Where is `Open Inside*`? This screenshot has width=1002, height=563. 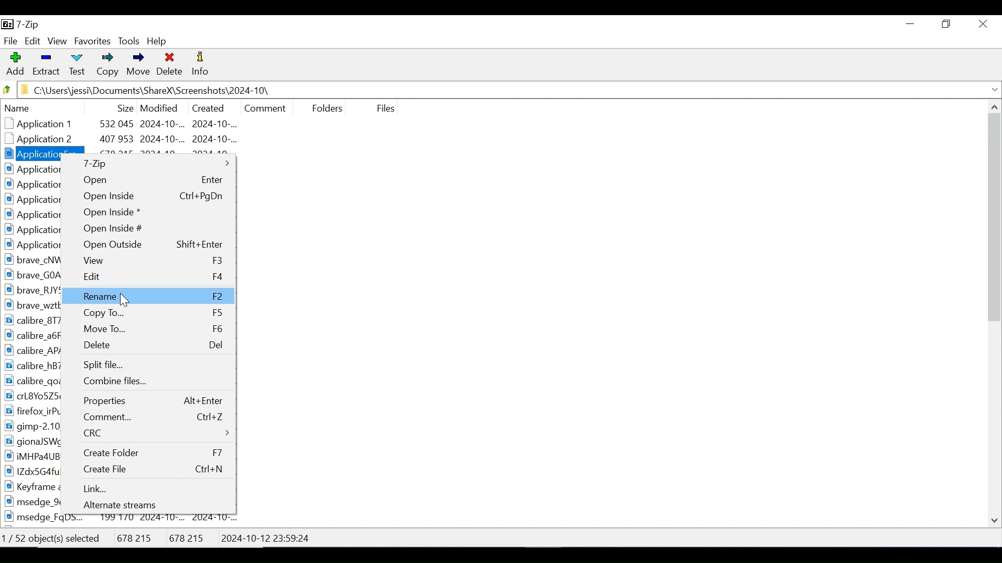
Open Inside* is located at coordinates (148, 212).